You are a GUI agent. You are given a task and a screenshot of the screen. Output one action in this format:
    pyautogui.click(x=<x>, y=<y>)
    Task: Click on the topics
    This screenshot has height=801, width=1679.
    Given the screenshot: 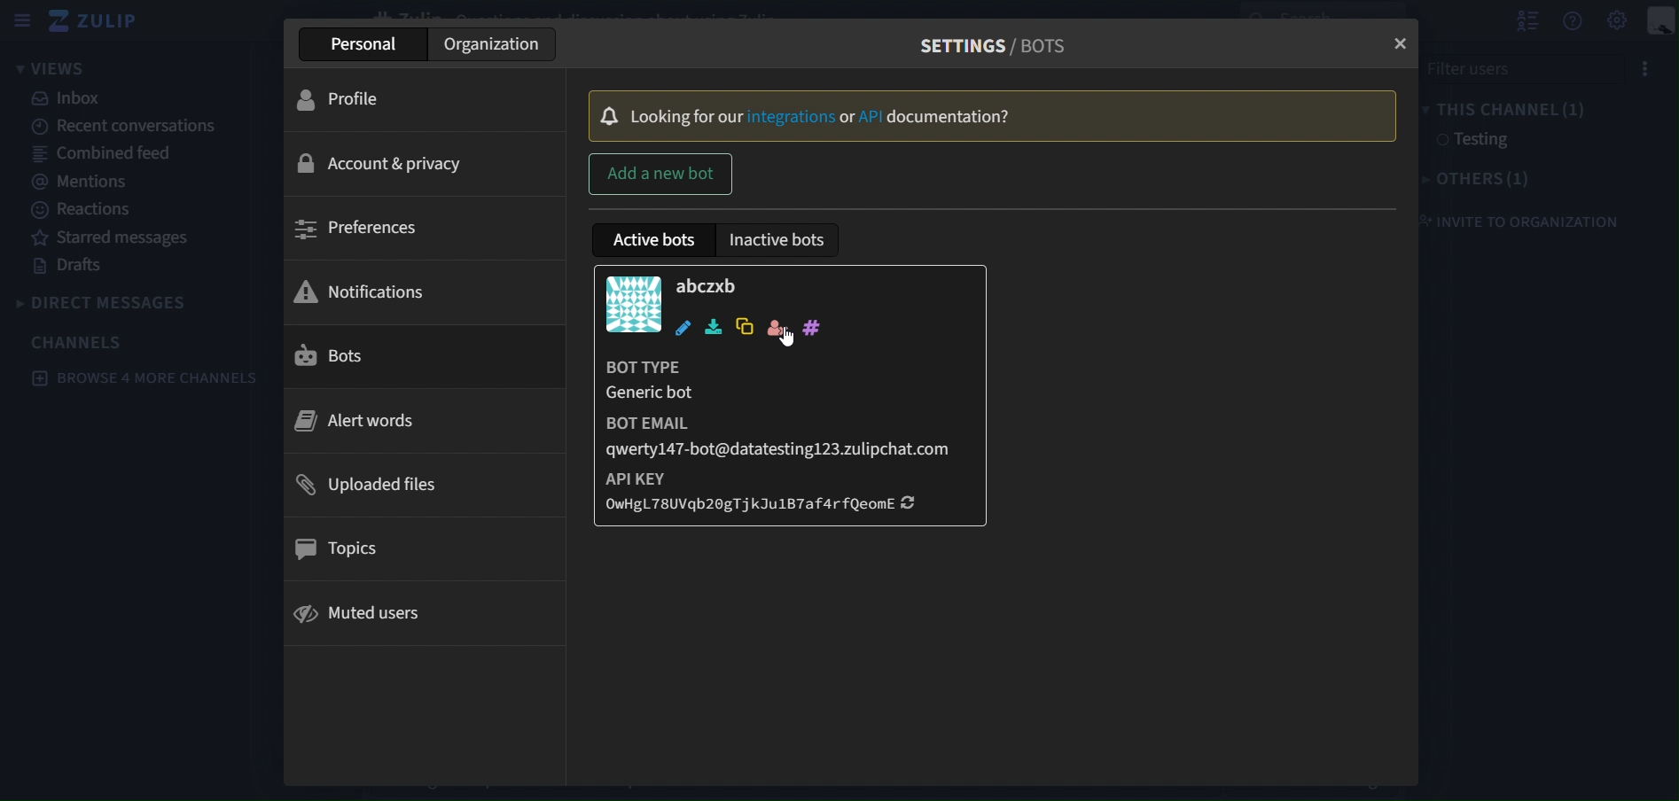 What is the action you would take?
    pyautogui.click(x=343, y=550)
    